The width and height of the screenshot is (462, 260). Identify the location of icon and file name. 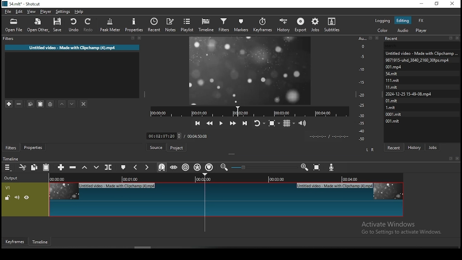
(22, 4).